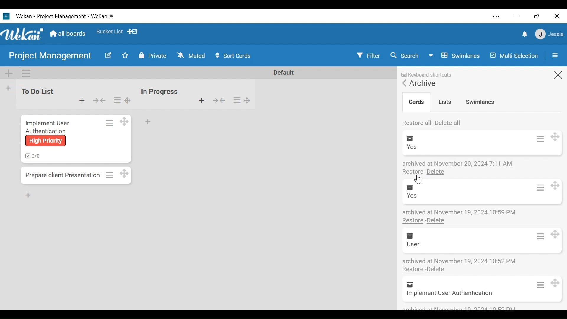 The width and height of the screenshot is (567, 319). What do you see at coordinates (557, 139) in the screenshot?
I see `Desktop drag handles` at bounding box center [557, 139].